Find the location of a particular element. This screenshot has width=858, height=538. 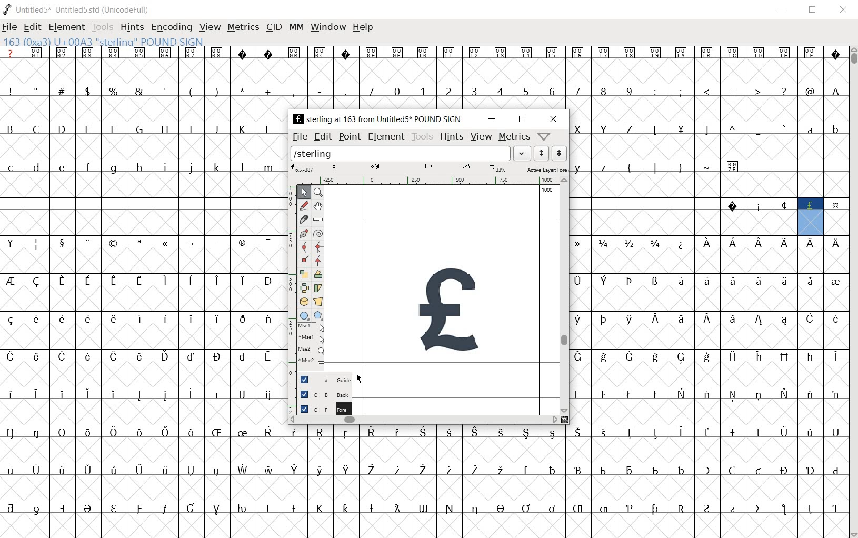

Symbol is located at coordinates (37, 281).